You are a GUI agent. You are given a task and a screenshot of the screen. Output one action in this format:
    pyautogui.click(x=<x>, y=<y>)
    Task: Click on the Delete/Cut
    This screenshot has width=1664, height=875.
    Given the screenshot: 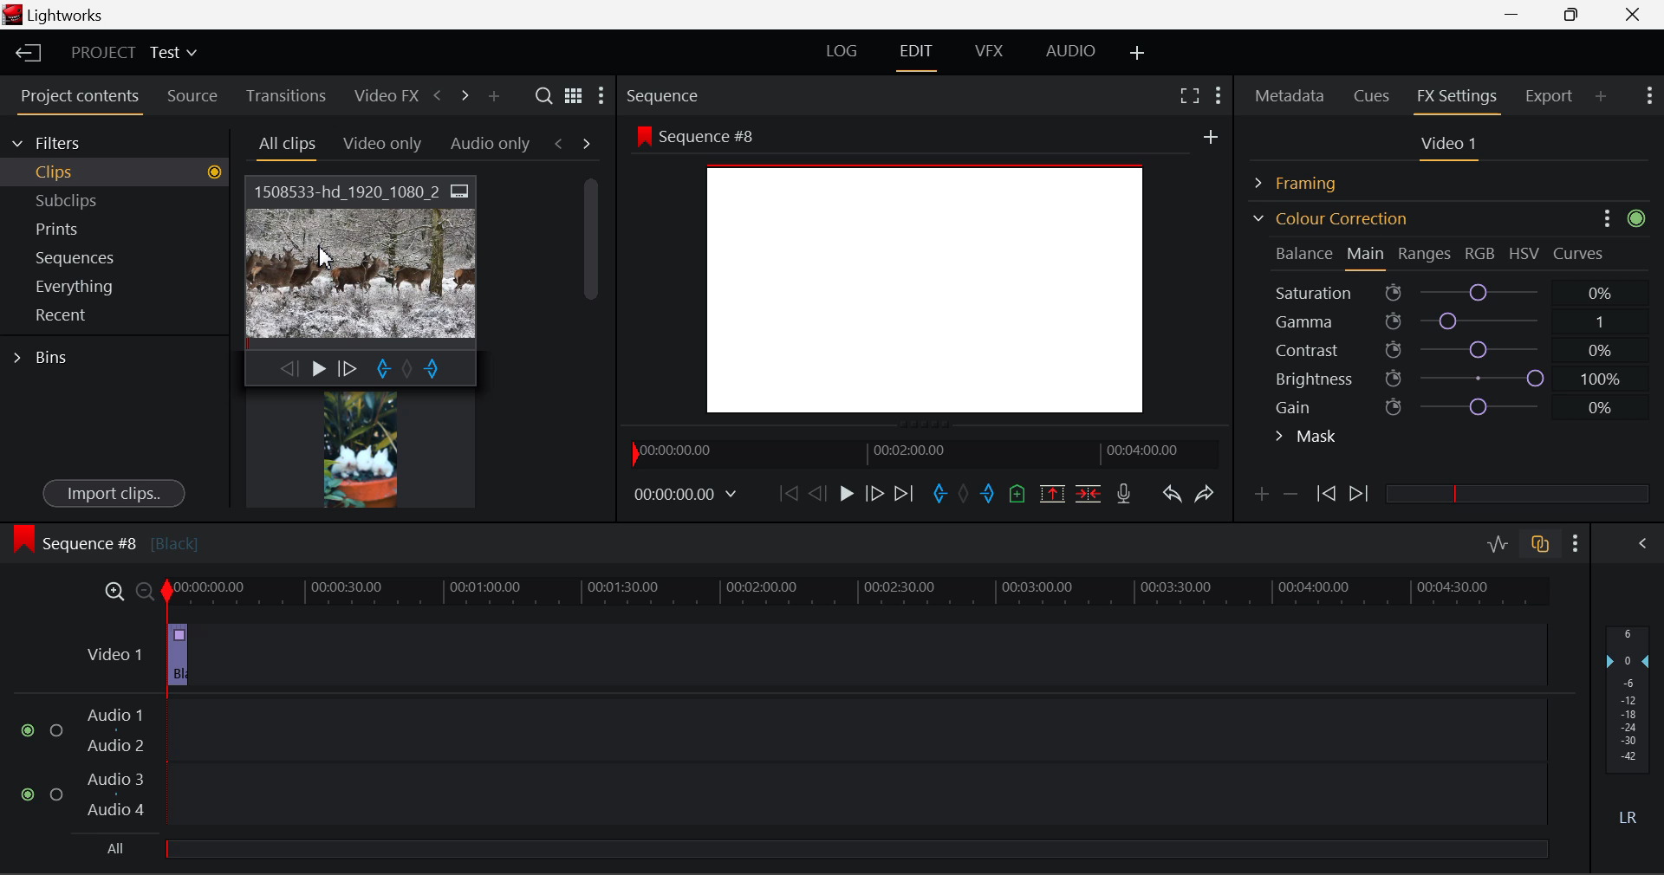 What is the action you would take?
    pyautogui.click(x=1089, y=493)
    